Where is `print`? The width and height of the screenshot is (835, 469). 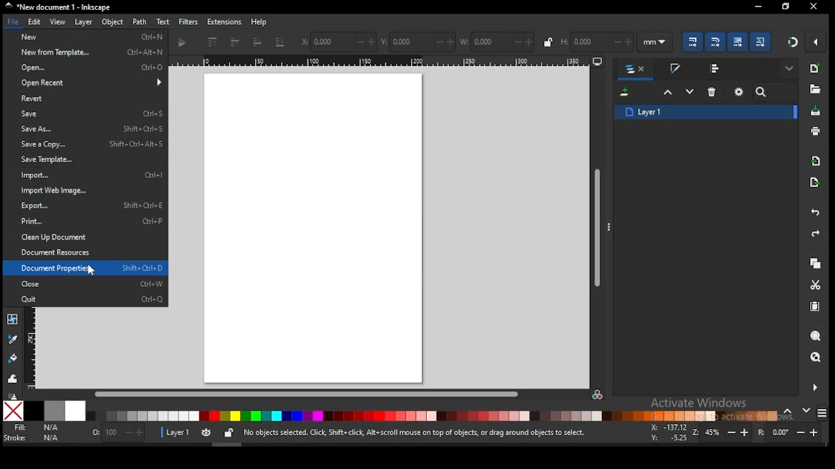 print is located at coordinates (815, 132).